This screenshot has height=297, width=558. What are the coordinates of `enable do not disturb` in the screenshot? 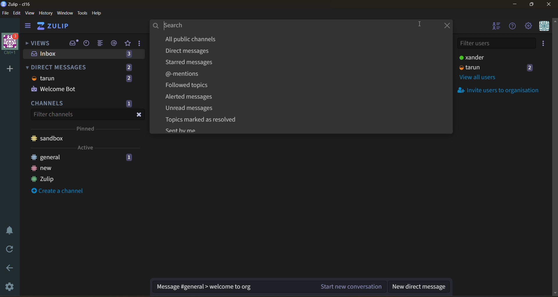 It's located at (12, 229).